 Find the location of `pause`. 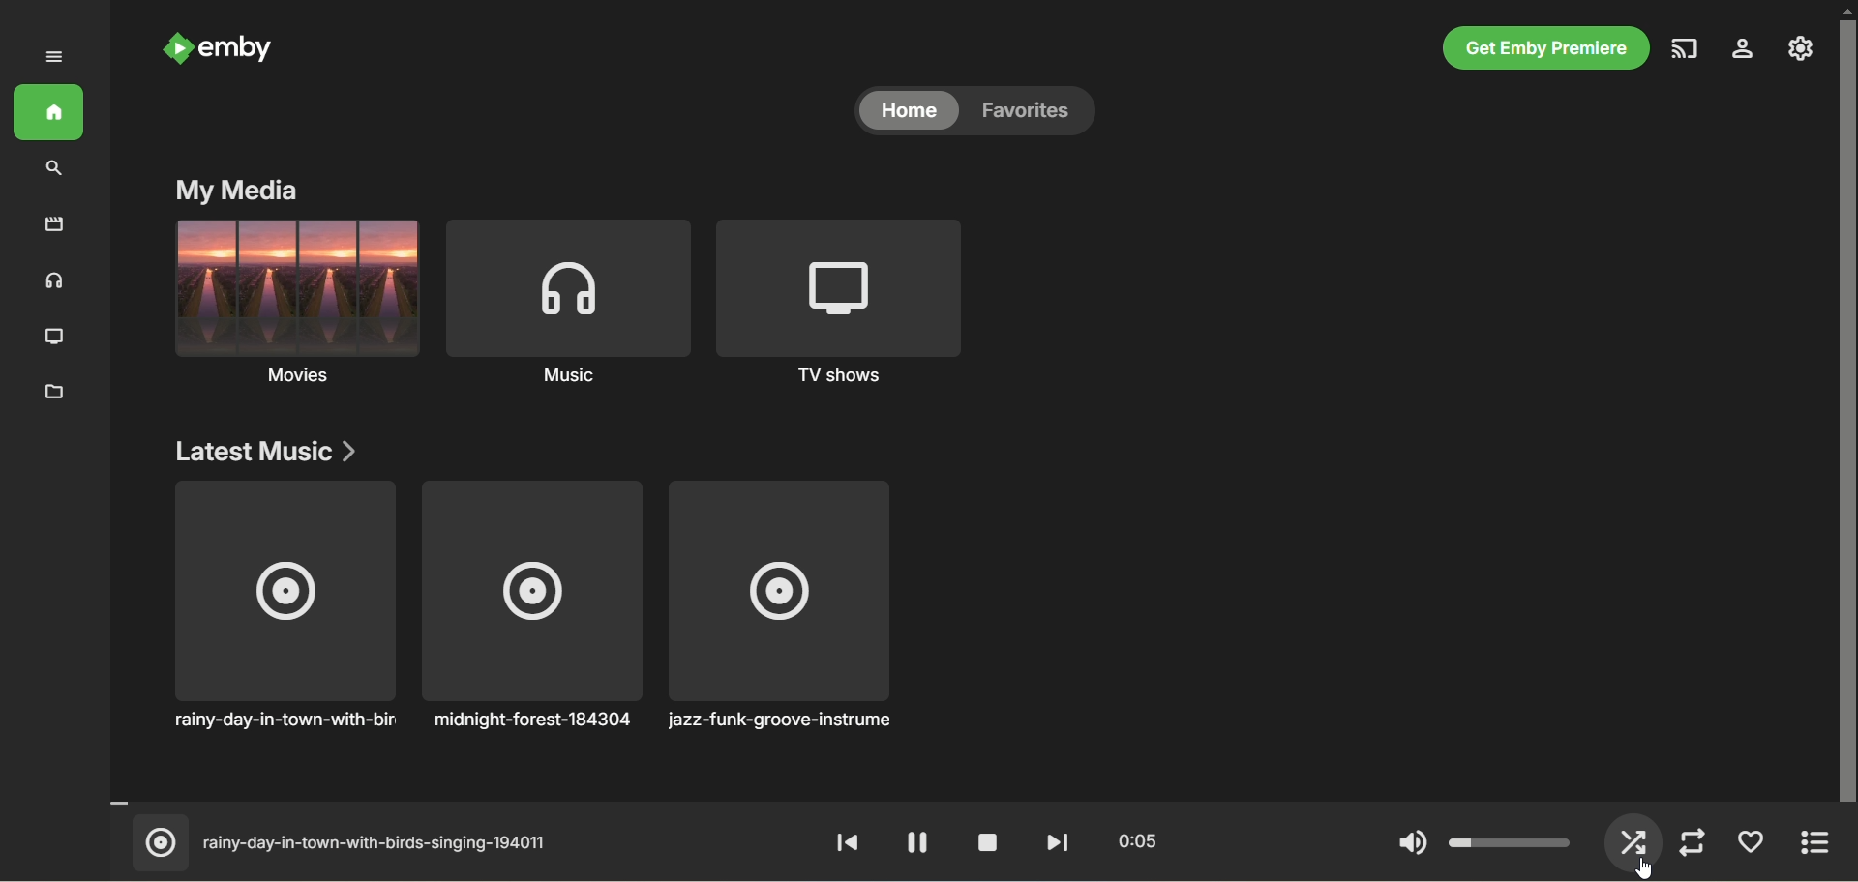

pause is located at coordinates (916, 844).